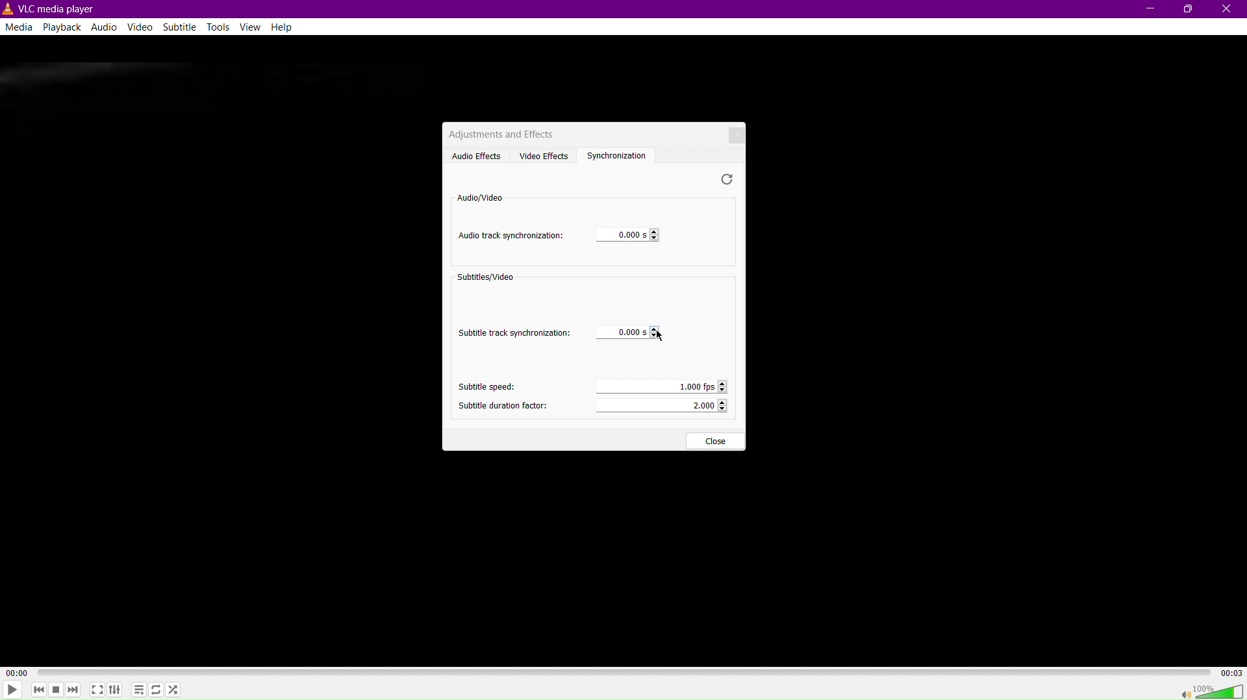 This screenshot has width=1247, height=700. Describe the element at coordinates (516, 331) in the screenshot. I see `Subtitle track synchronization` at that location.